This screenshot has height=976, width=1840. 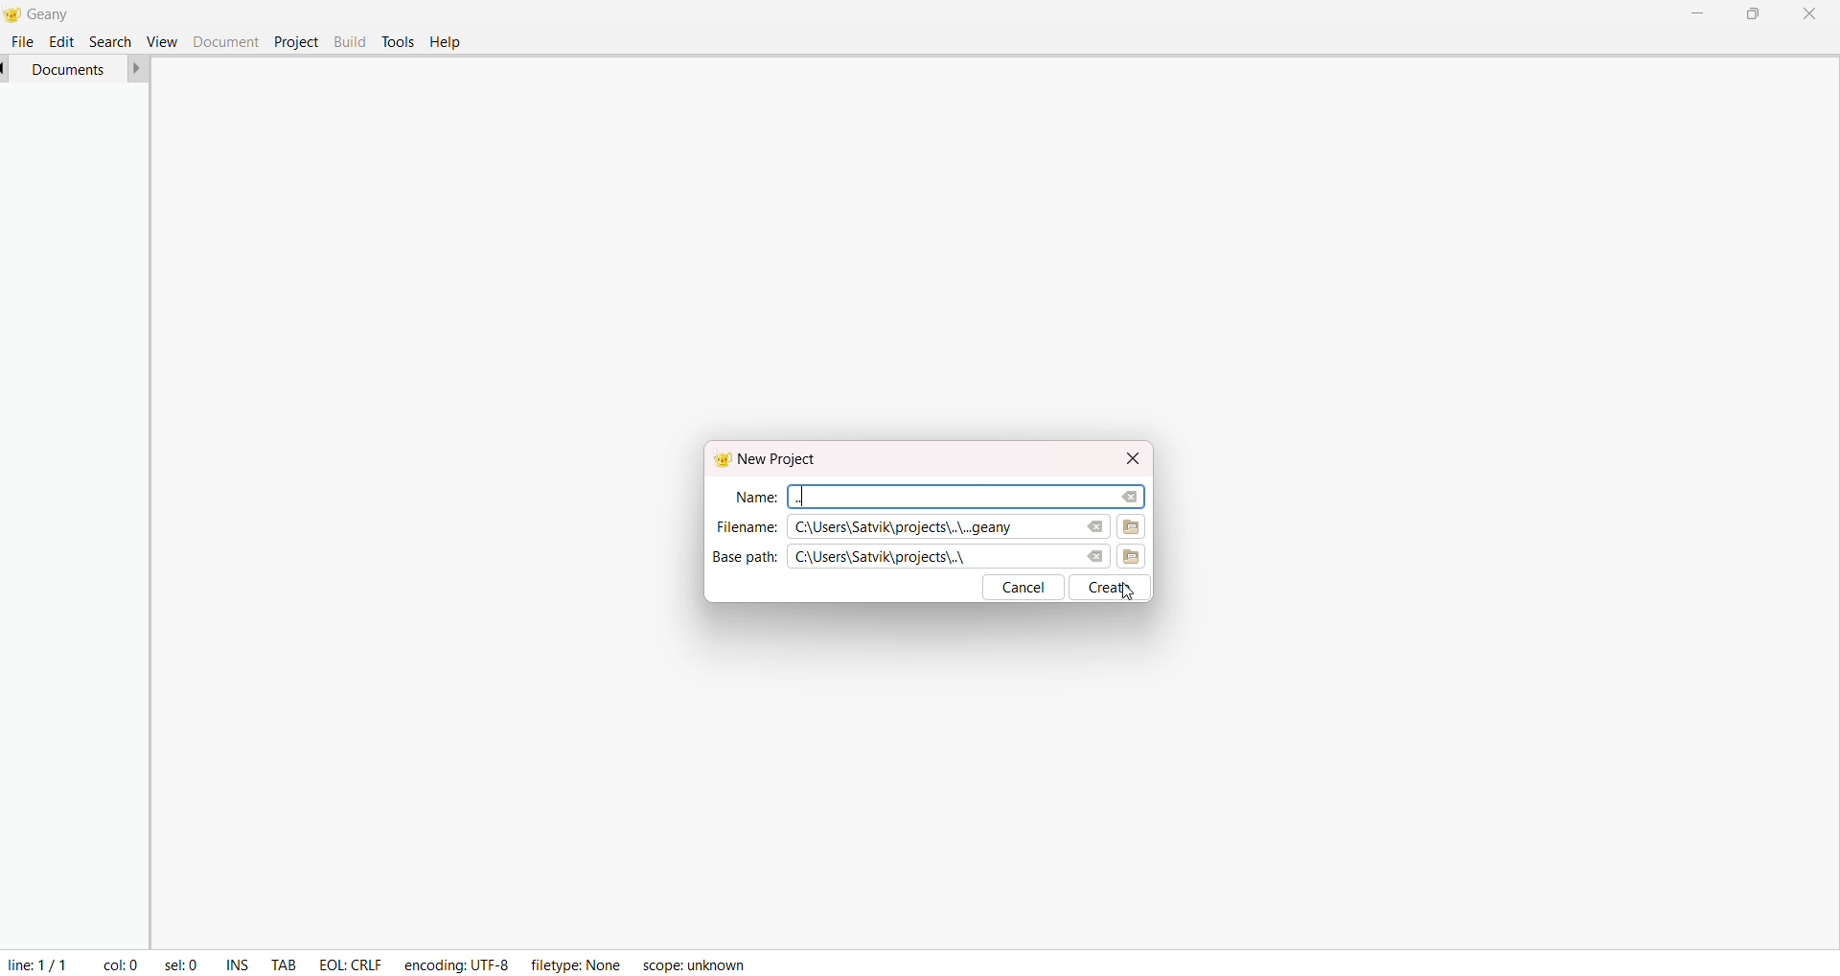 I want to click on encoding: UTF-8, so click(x=457, y=962).